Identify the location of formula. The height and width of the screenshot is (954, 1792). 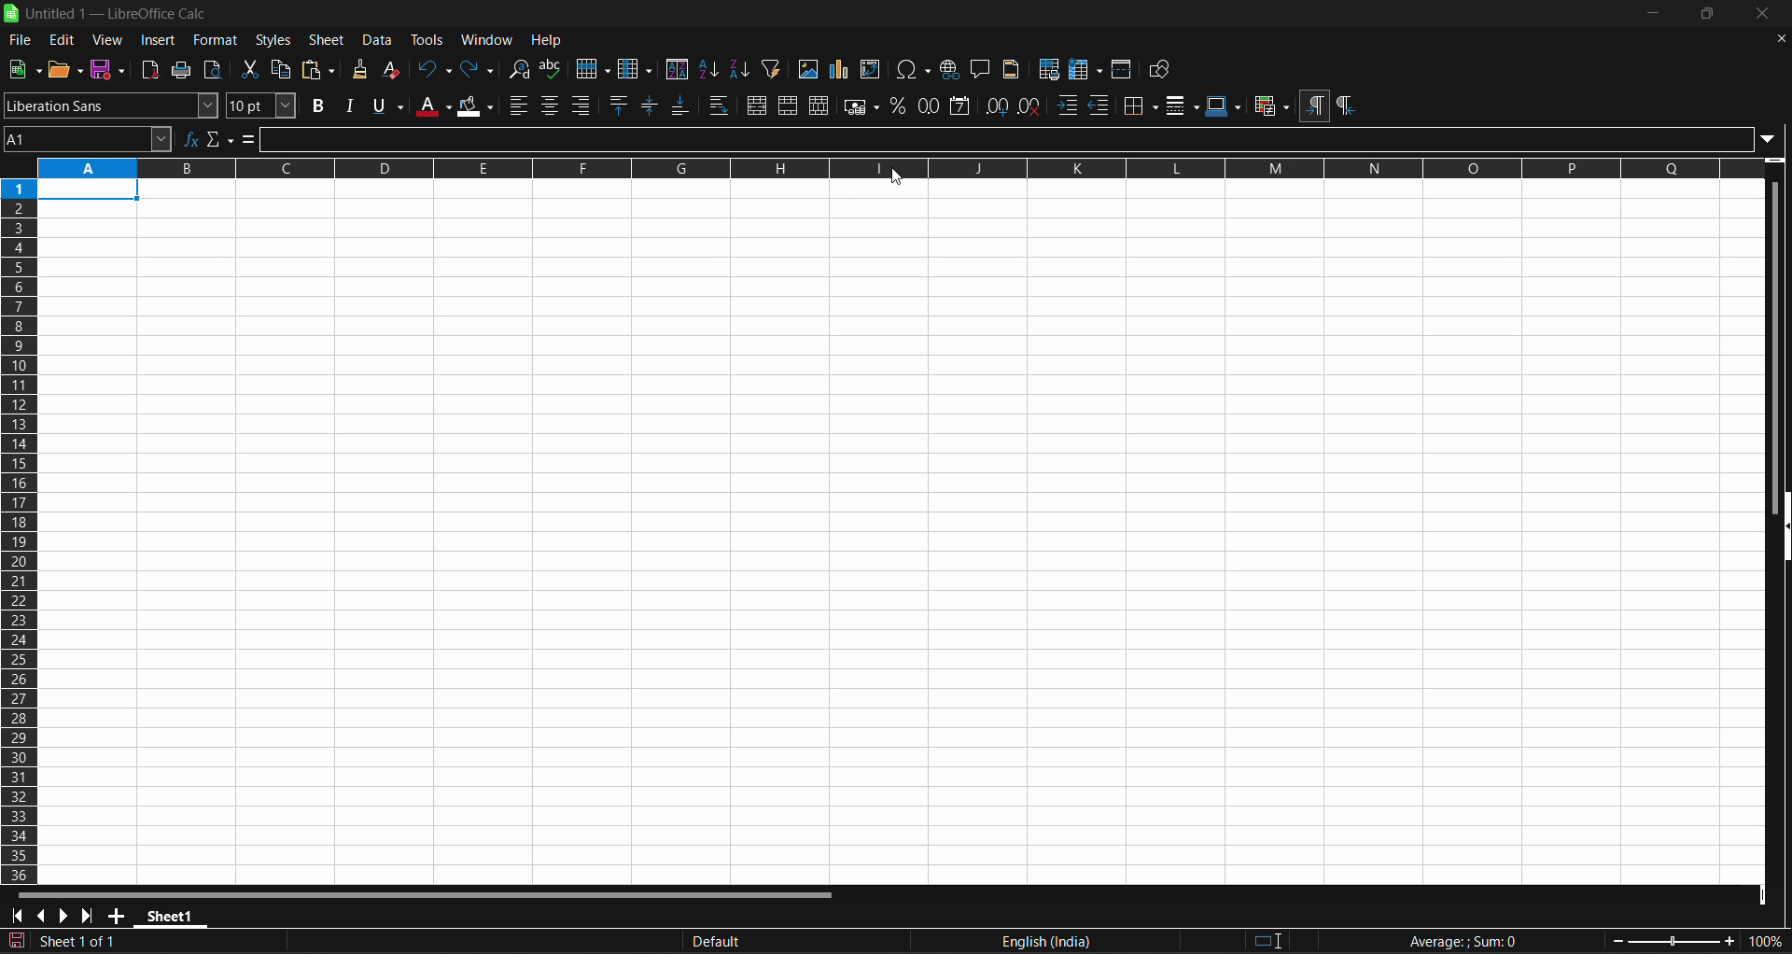
(1484, 952).